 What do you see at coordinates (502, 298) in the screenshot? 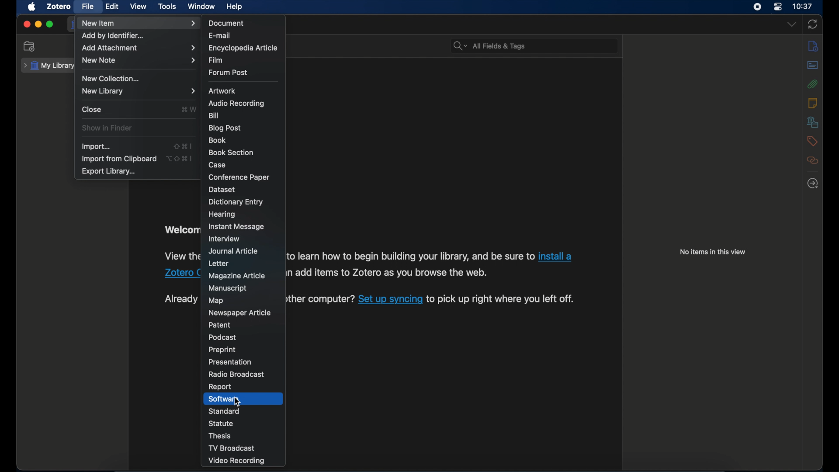
I see `software information` at bounding box center [502, 298].